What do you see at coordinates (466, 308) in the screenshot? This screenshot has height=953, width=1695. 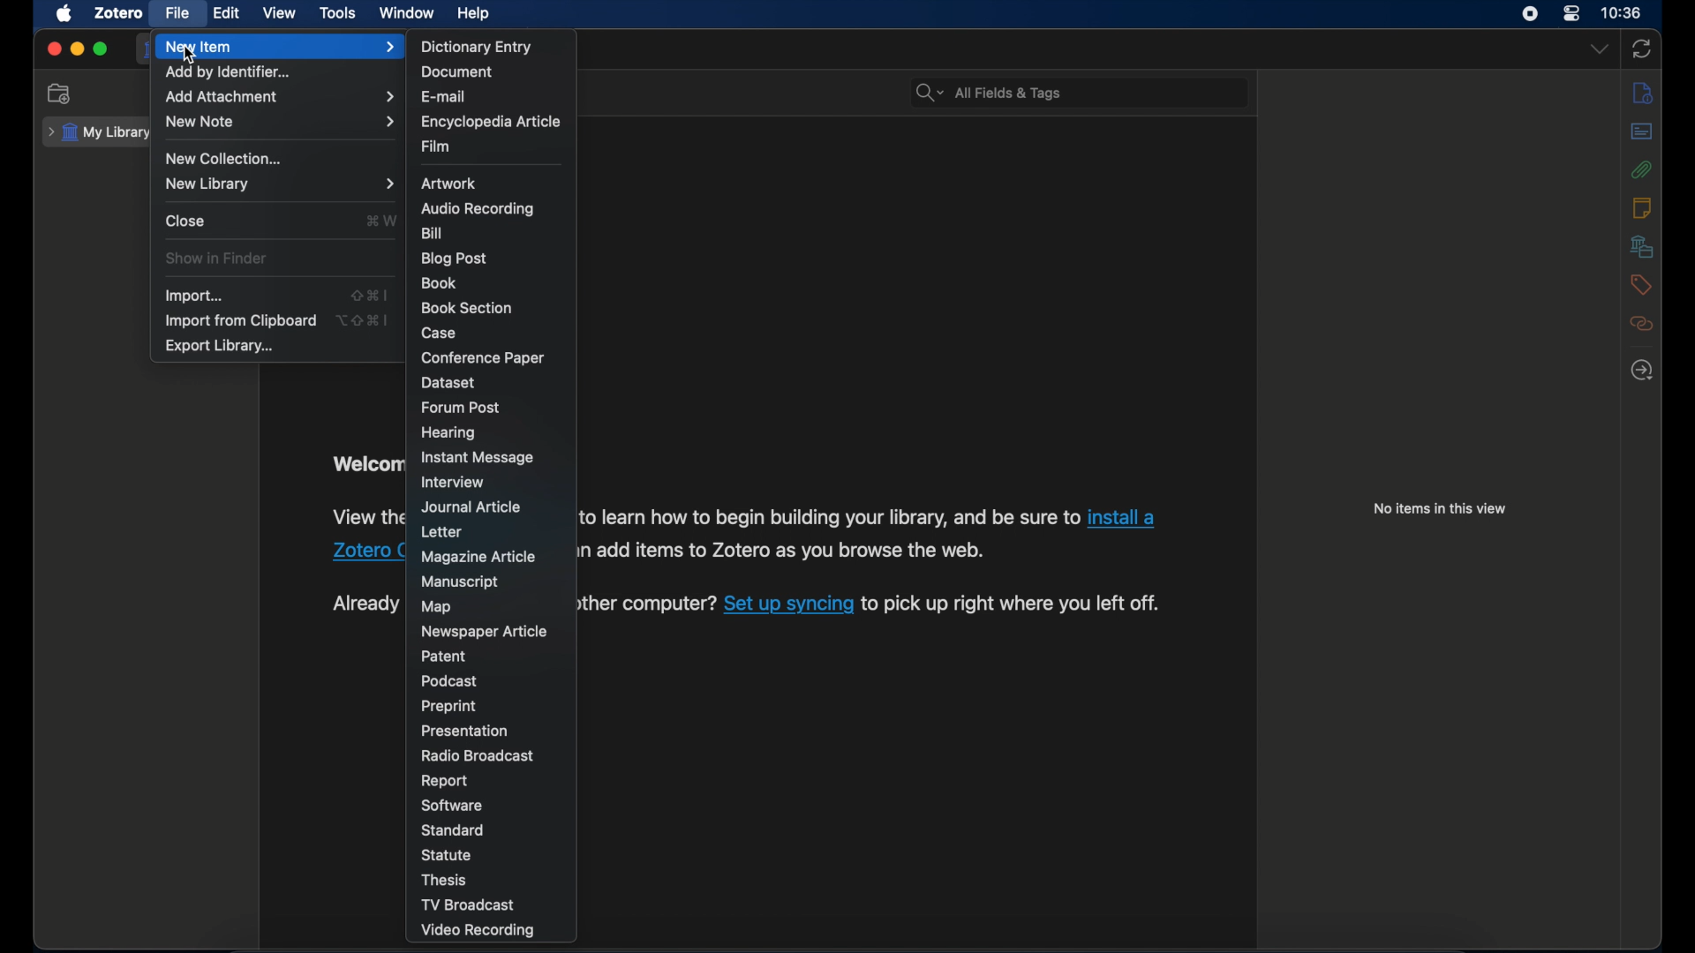 I see `book section` at bounding box center [466, 308].